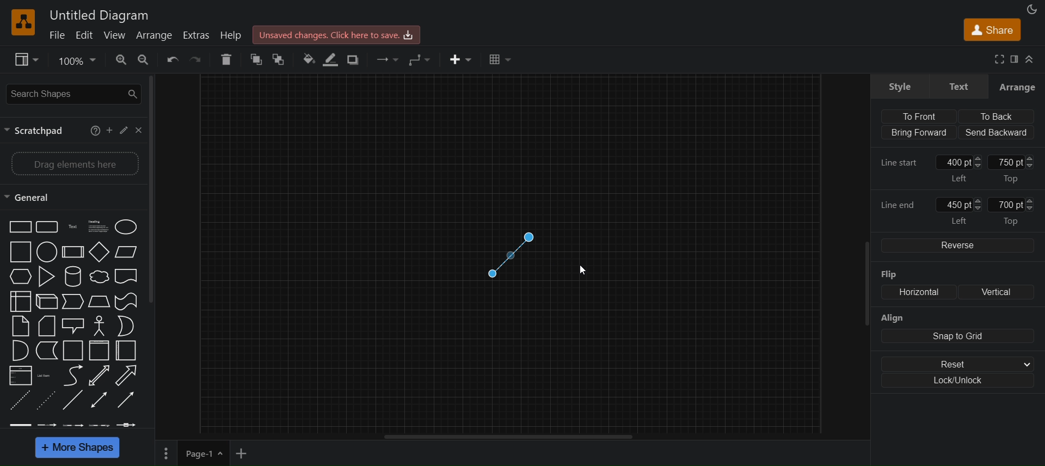  Describe the element at coordinates (956, 245) in the screenshot. I see `reverse` at that location.